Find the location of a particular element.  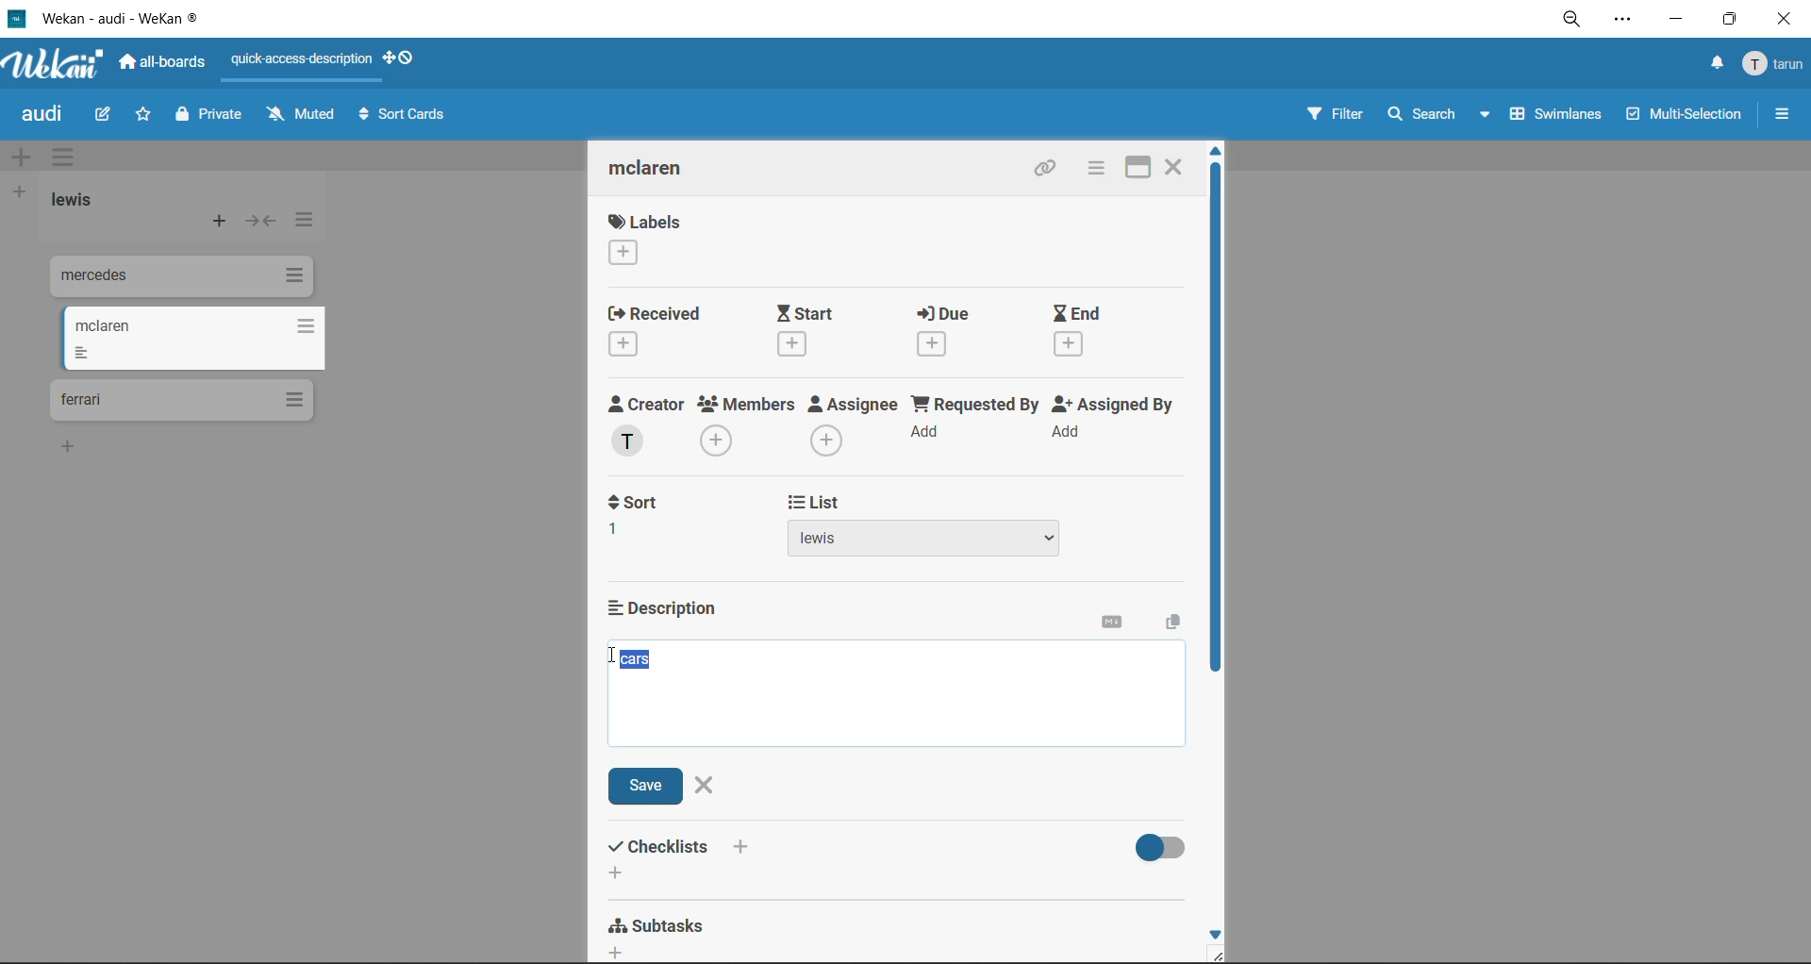

list actions is located at coordinates (301, 224).